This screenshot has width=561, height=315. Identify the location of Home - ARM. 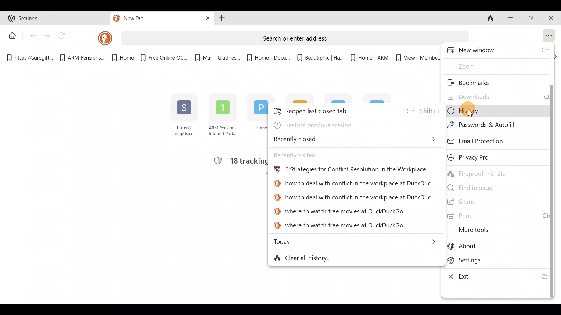
(366, 55).